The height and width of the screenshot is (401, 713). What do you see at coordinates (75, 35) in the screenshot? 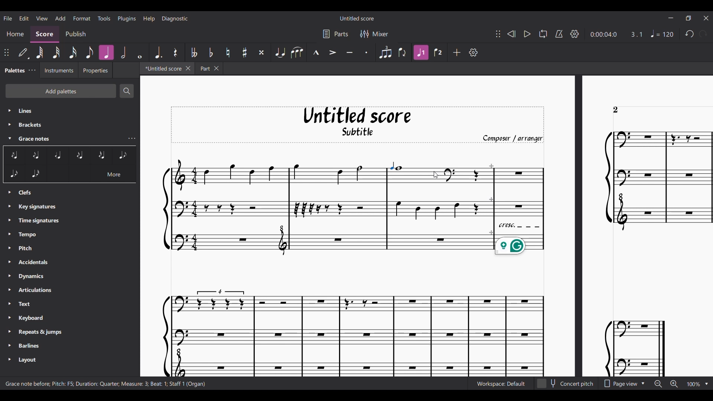
I see `Publish section` at bounding box center [75, 35].